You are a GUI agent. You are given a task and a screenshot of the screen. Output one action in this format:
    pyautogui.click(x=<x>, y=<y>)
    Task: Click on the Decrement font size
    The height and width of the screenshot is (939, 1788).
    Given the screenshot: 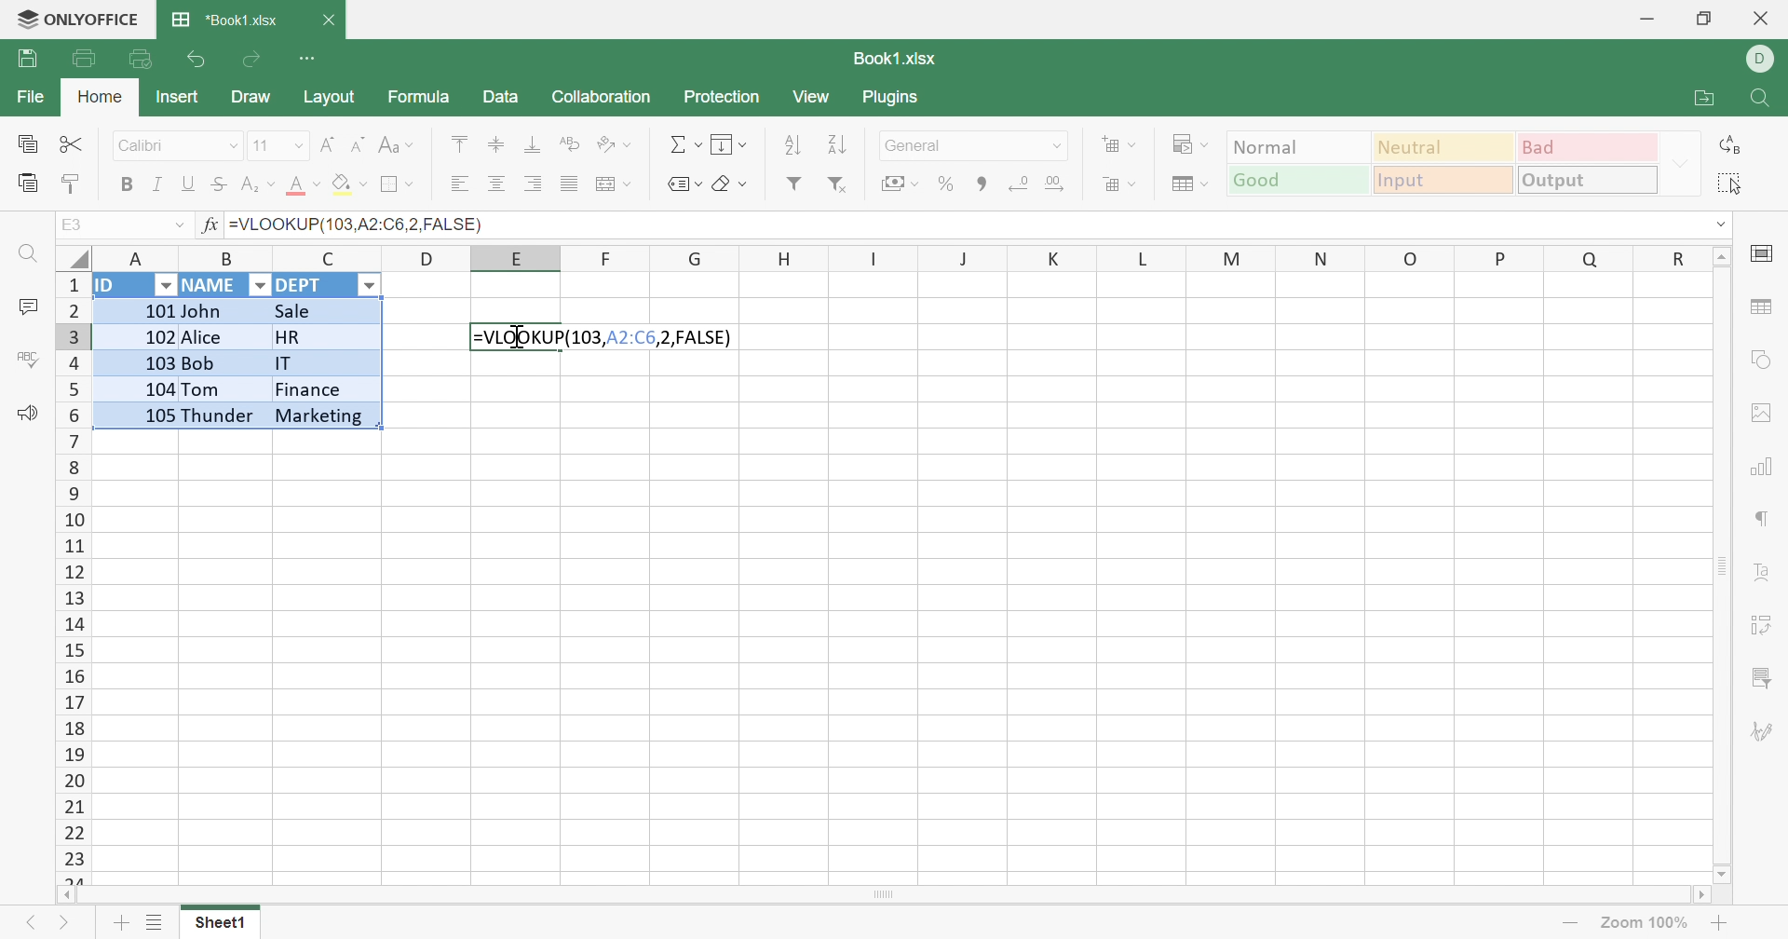 What is the action you would take?
    pyautogui.click(x=360, y=145)
    